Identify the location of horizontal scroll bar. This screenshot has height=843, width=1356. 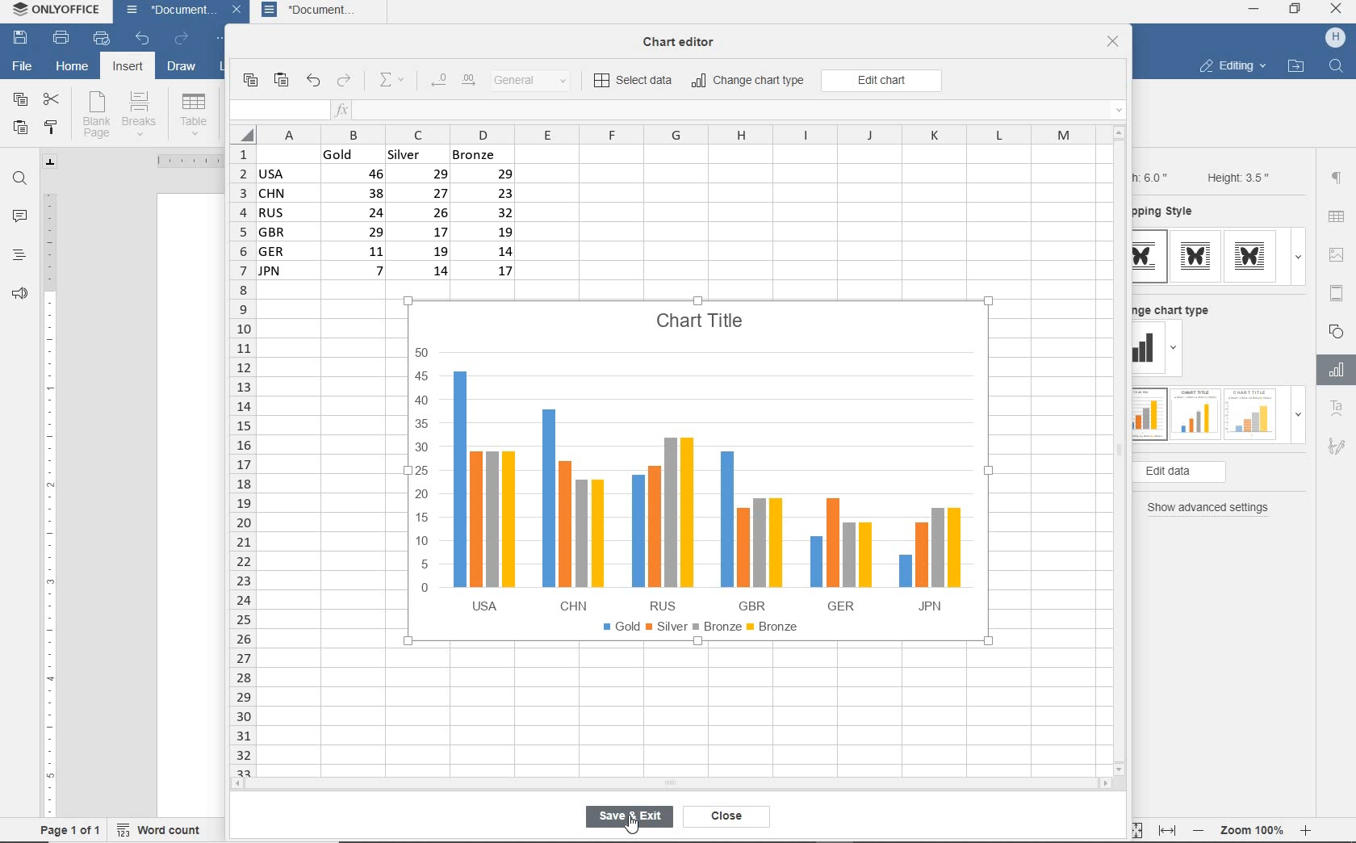
(670, 783).